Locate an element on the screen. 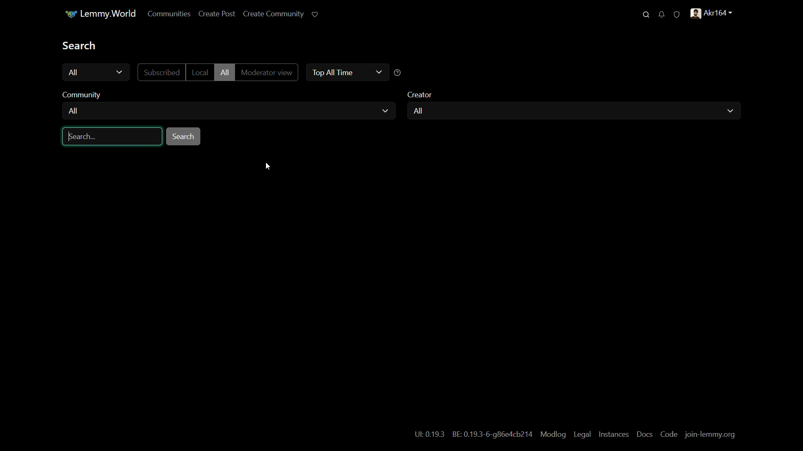 The height and width of the screenshot is (451, 803). all is located at coordinates (74, 112).